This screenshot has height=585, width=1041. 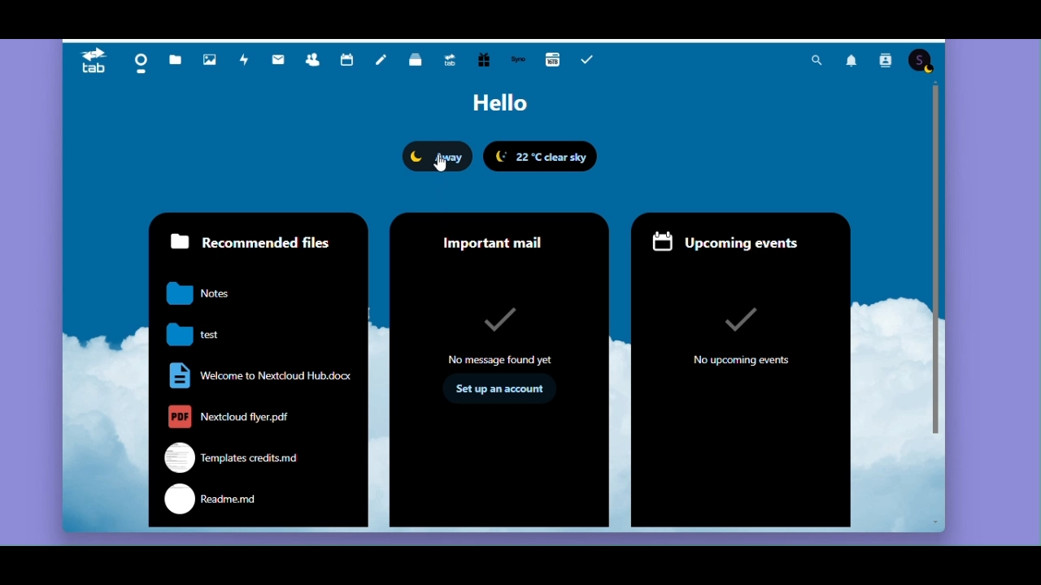 I want to click on Cursor, so click(x=440, y=162).